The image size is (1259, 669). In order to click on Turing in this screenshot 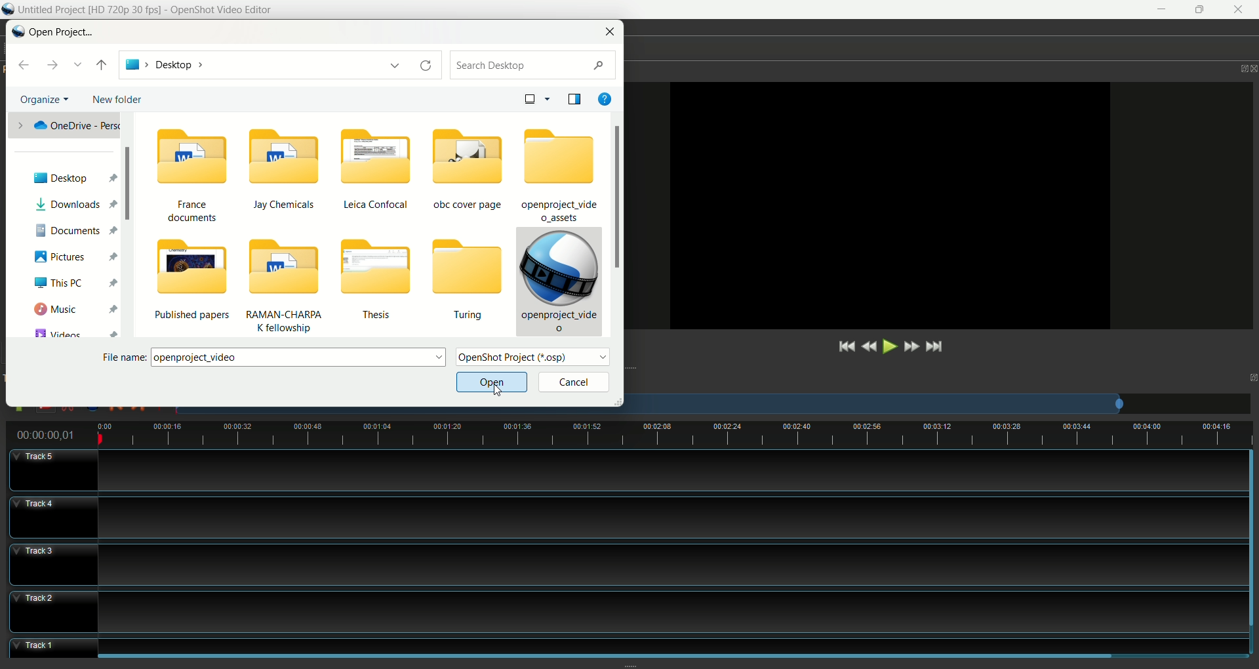, I will do `click(466, 281)`.